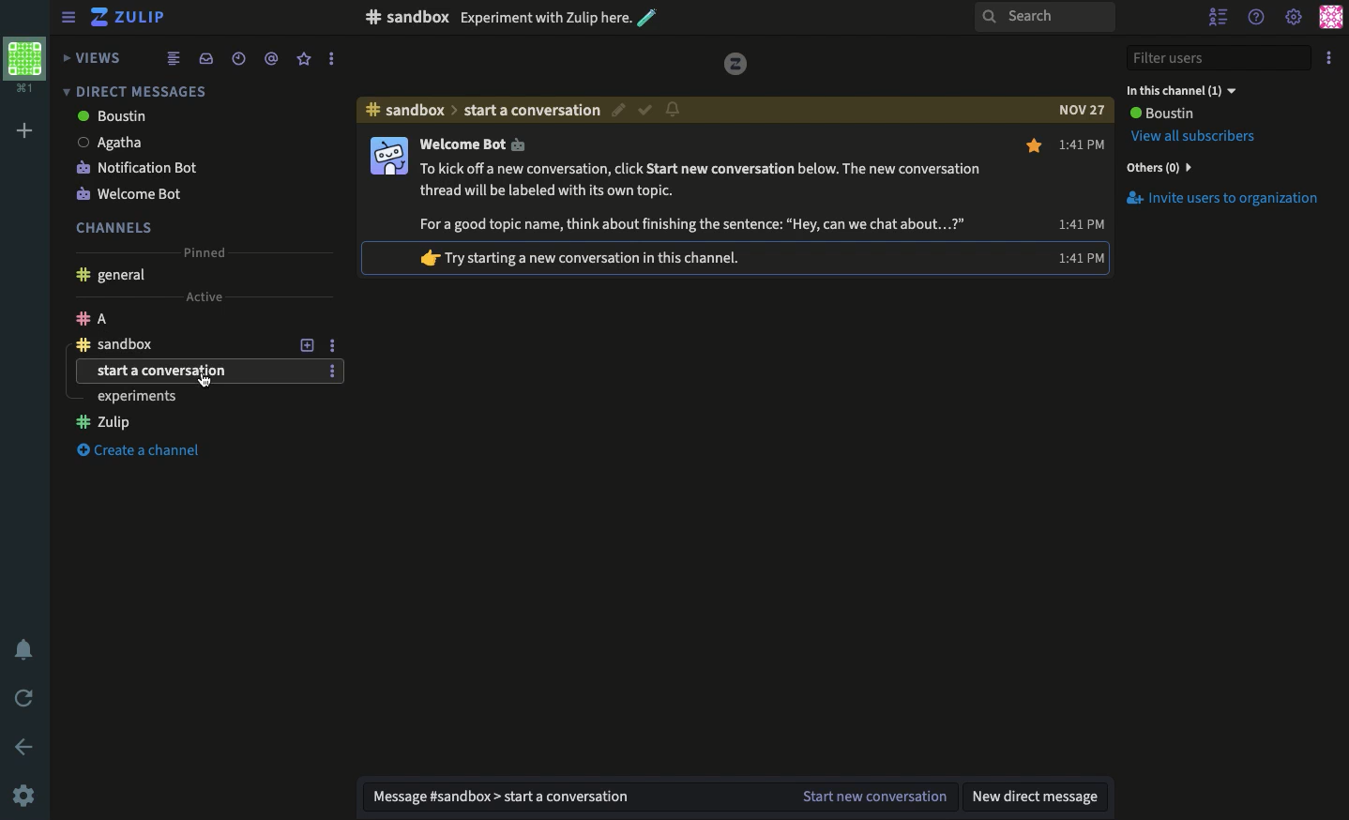 The width and height of the screenshot is (1349, 820). I want to click on Profile, so click(1330, 17).